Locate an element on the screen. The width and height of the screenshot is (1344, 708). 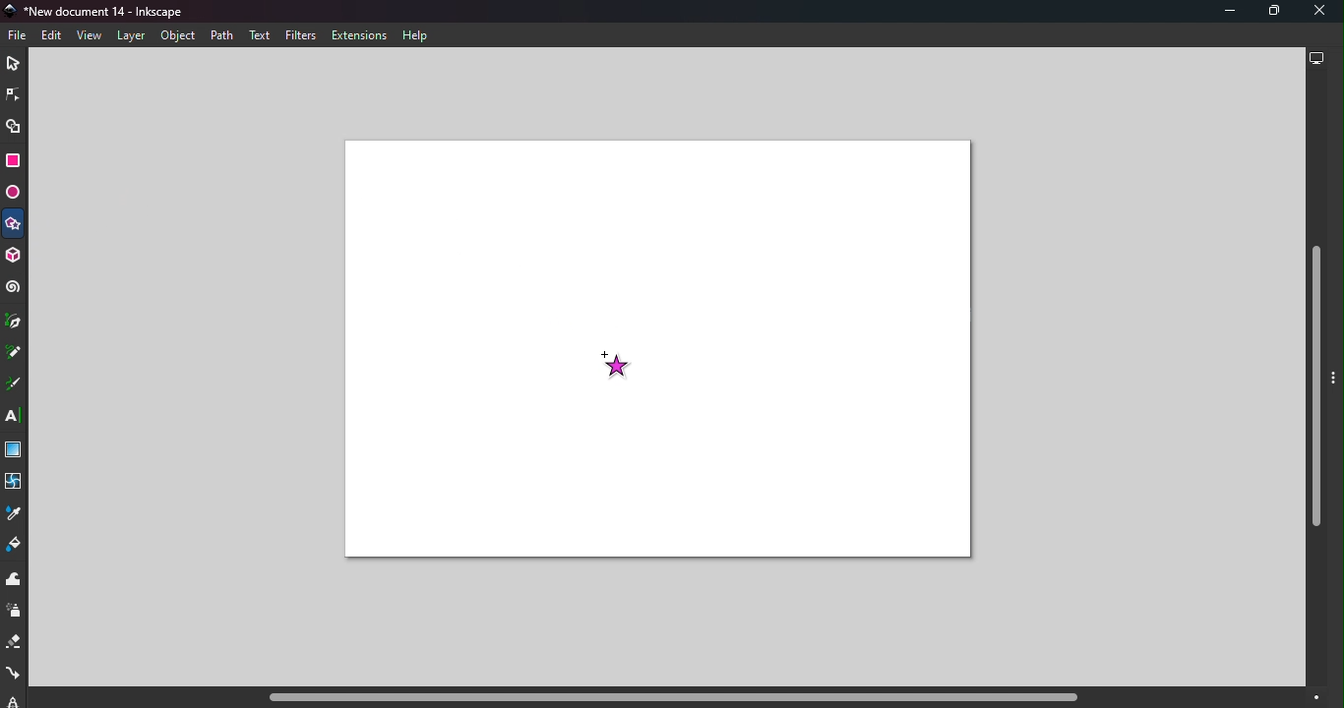
Minimize  is located at coordinates (1221, 12).